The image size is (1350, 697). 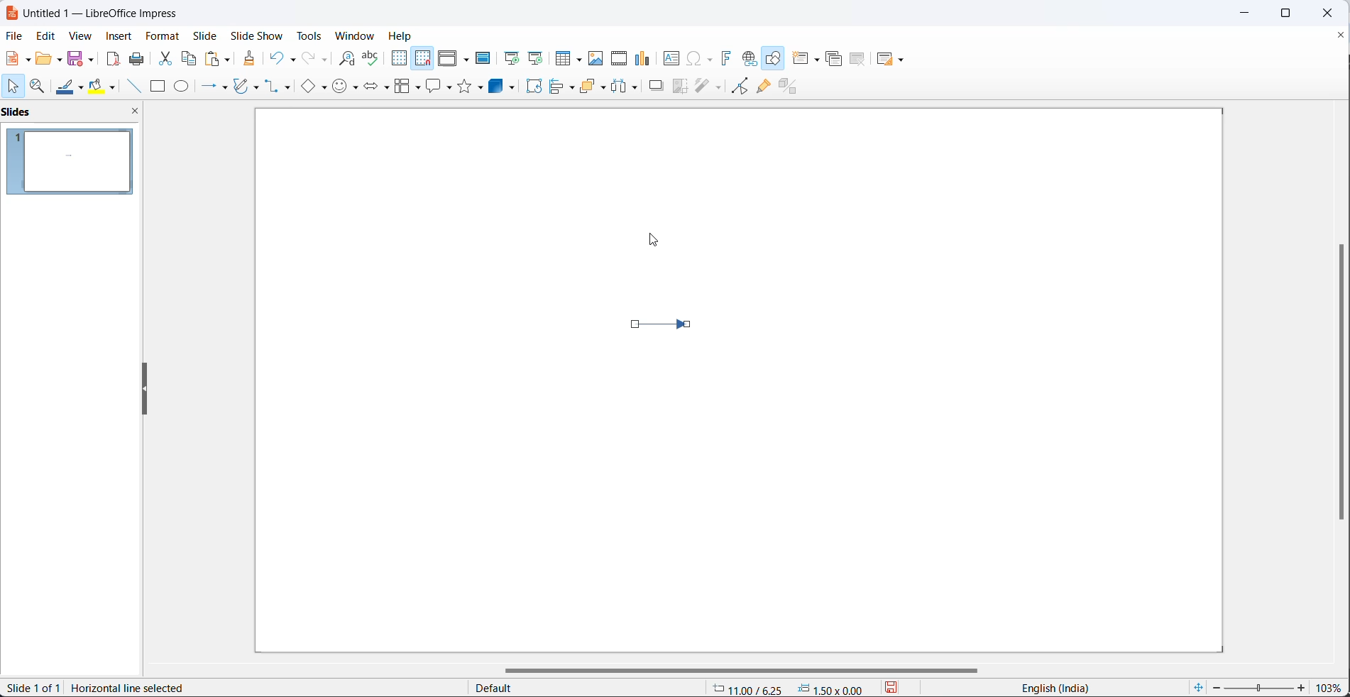 What do you see at coordinates (399, 60) in the screenshot?
I see `display grid` at bounding box center [399, 60].